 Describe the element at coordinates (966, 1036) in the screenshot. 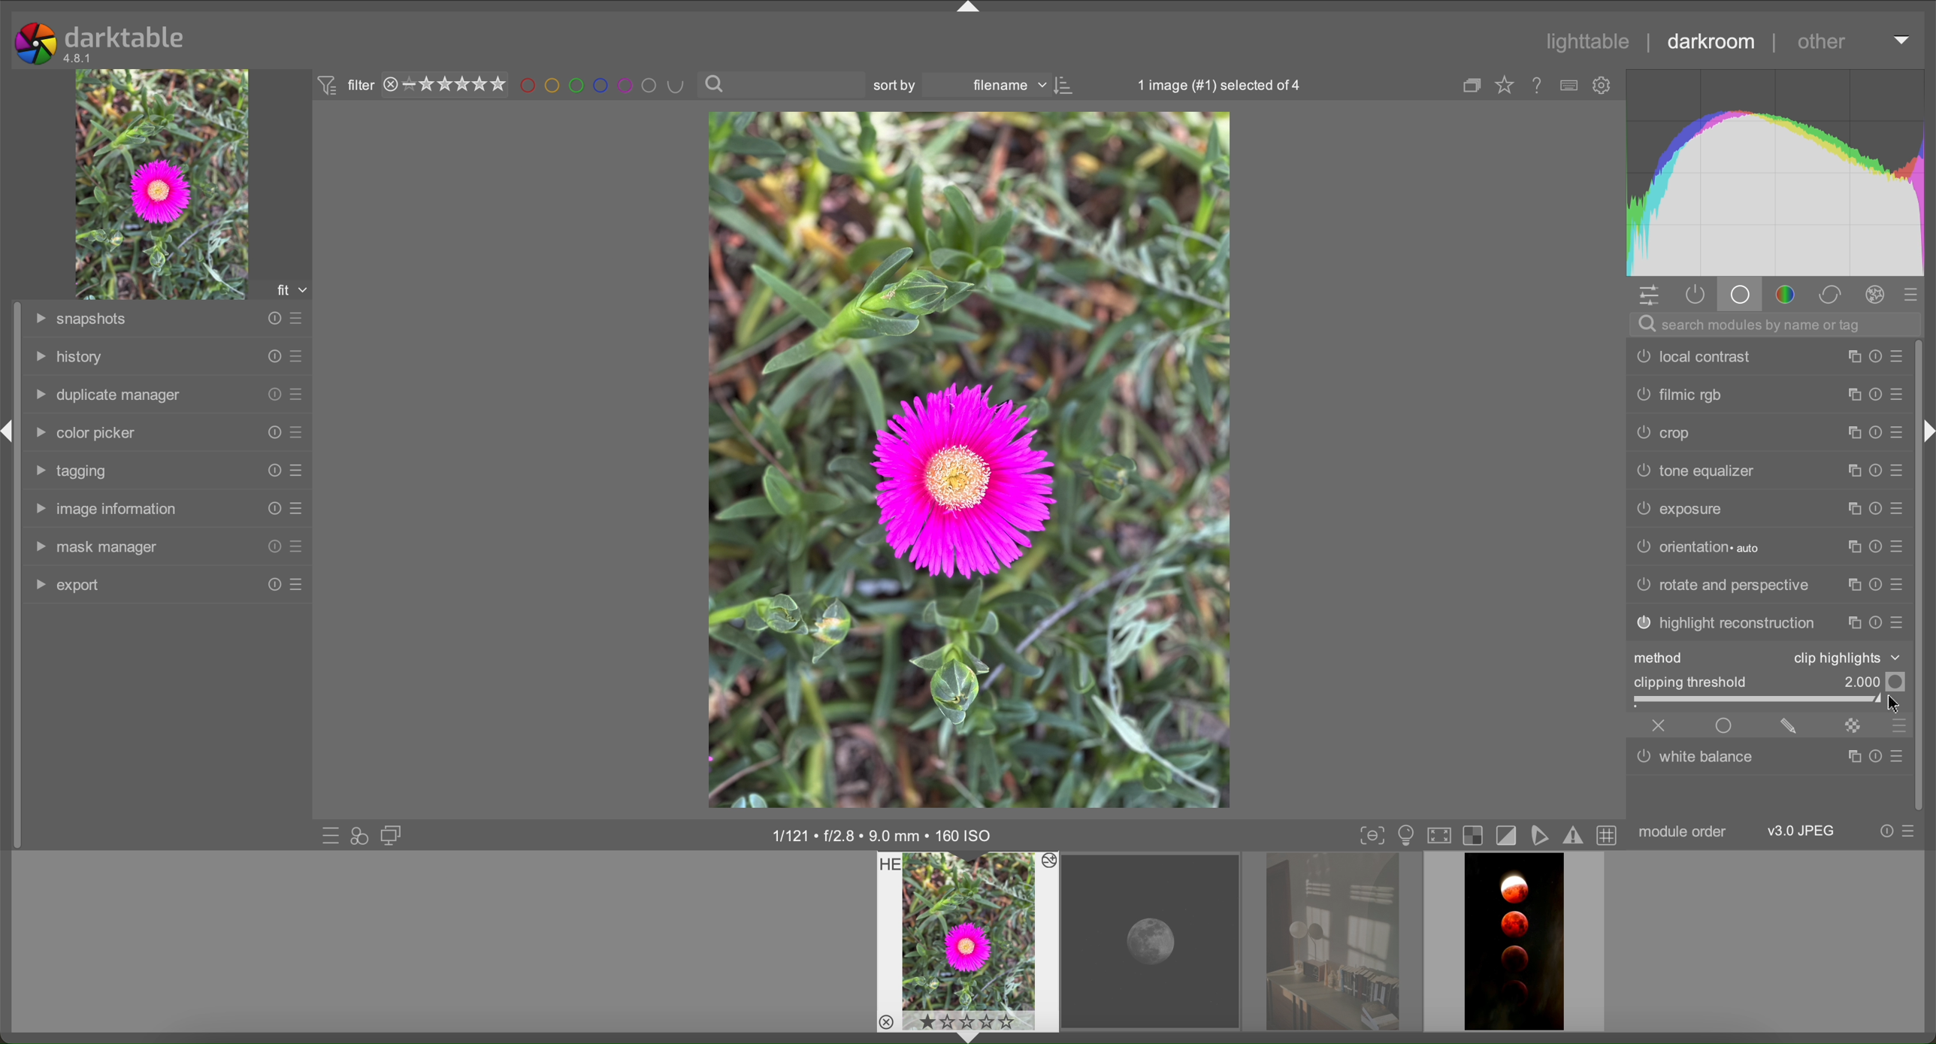

I see `arrow` at that location.